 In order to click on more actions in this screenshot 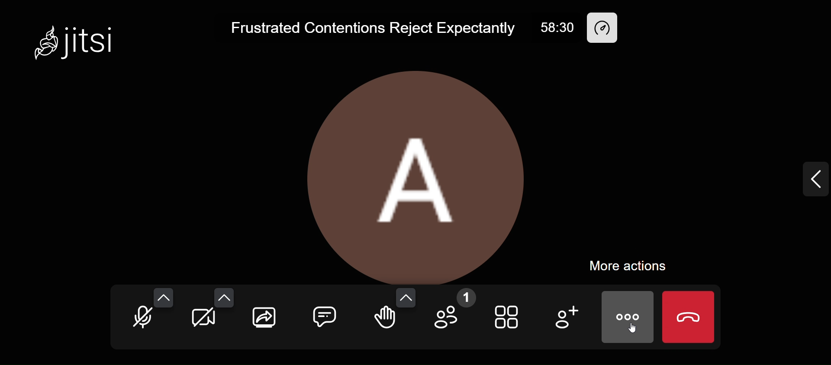, I will do `click(641, 264)`.